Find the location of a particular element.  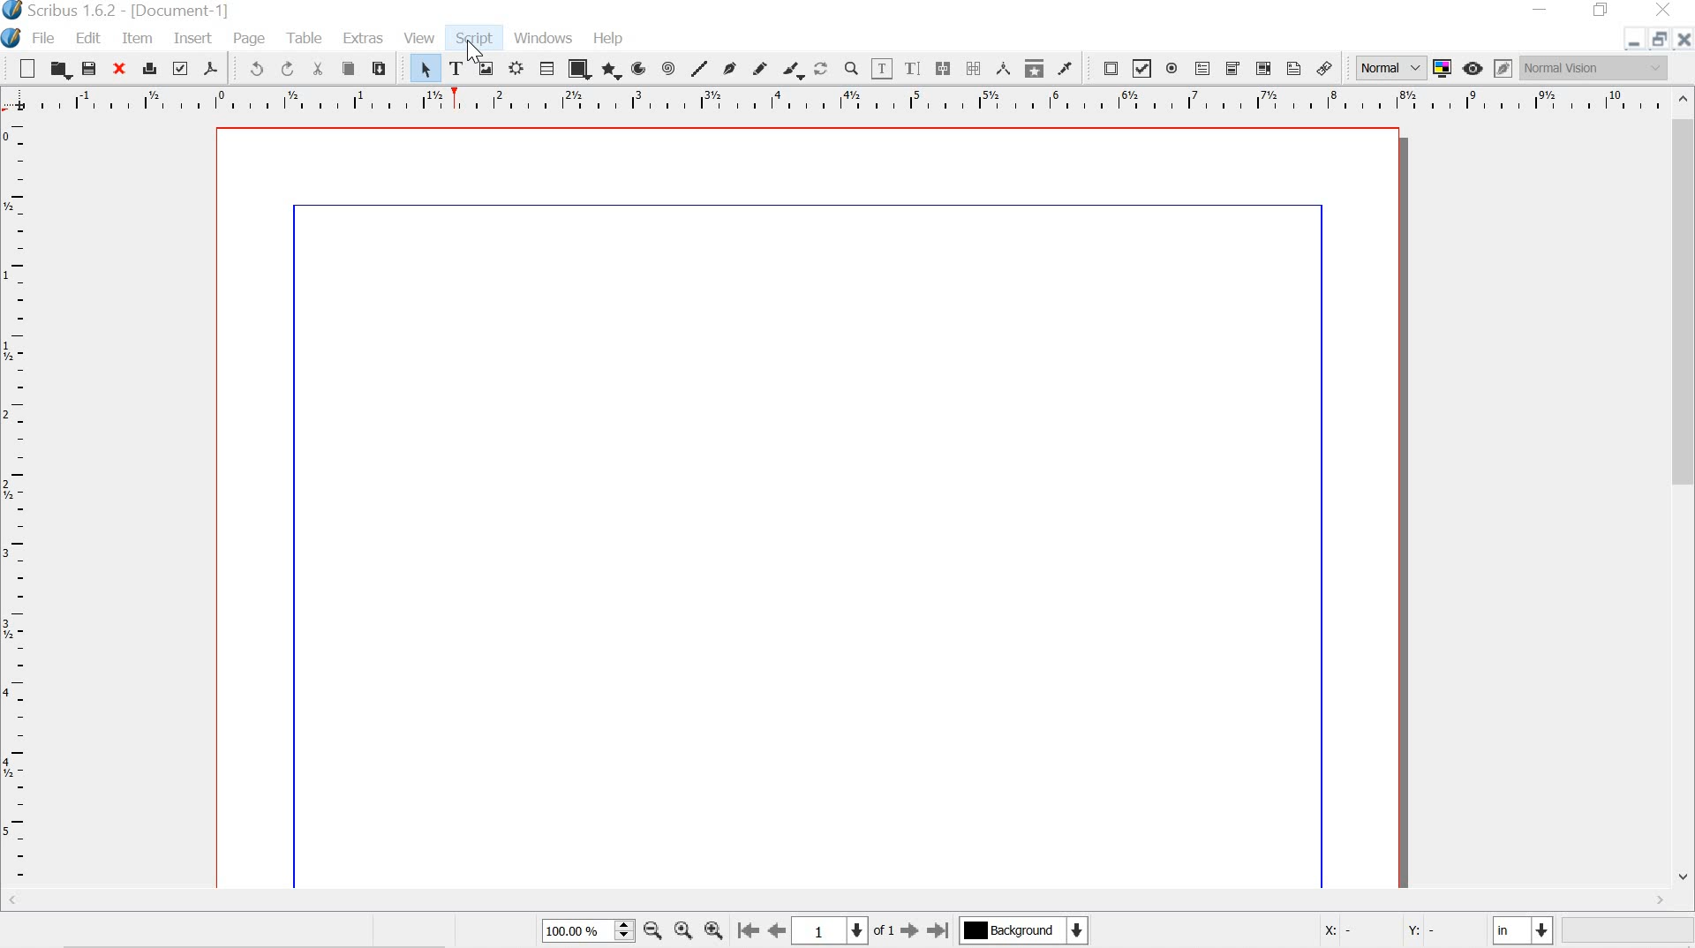

line is located at coordinates (698, 67).